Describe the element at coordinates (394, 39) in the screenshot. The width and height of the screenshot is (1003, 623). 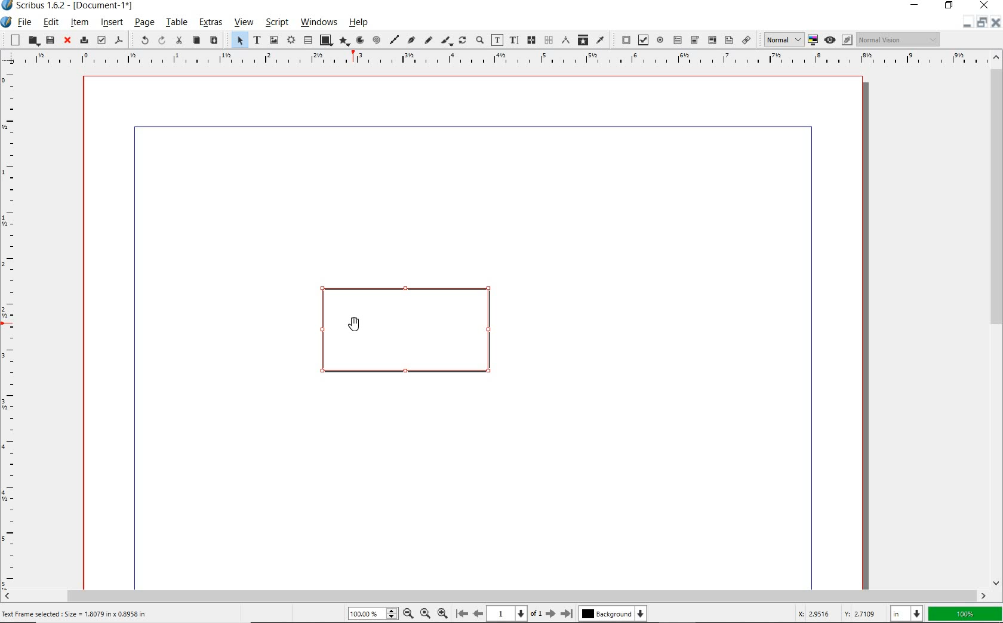
I see `line` at that location.